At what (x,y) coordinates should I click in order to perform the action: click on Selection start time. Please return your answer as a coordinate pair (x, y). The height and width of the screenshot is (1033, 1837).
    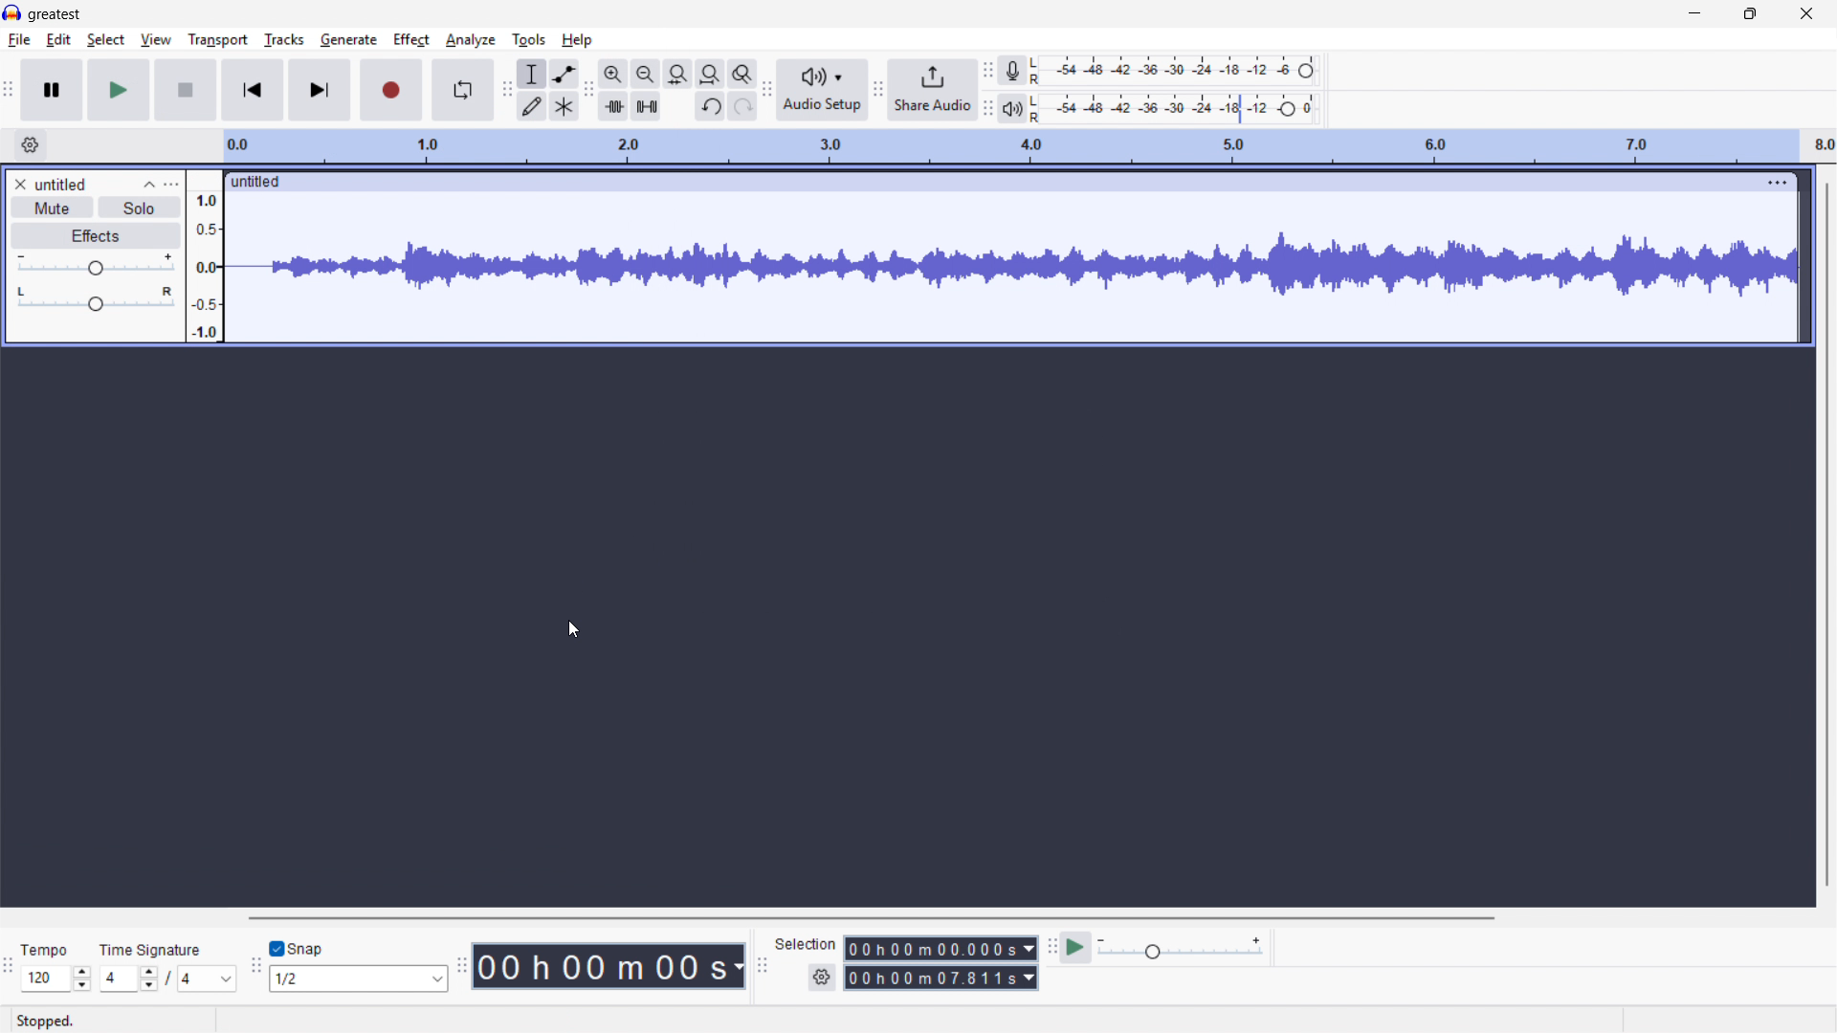
    Looking at the image, I should click on (941, 949).